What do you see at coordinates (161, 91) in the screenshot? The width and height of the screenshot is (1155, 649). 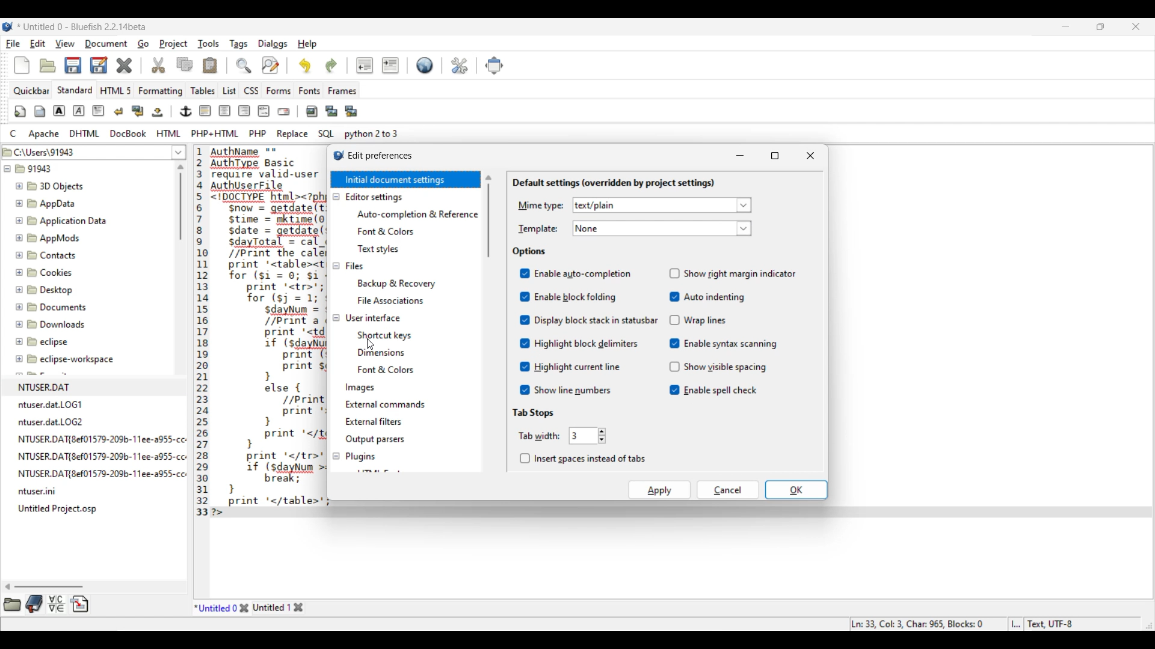 I see `Formatting menu` at bounding box center [161, 91].